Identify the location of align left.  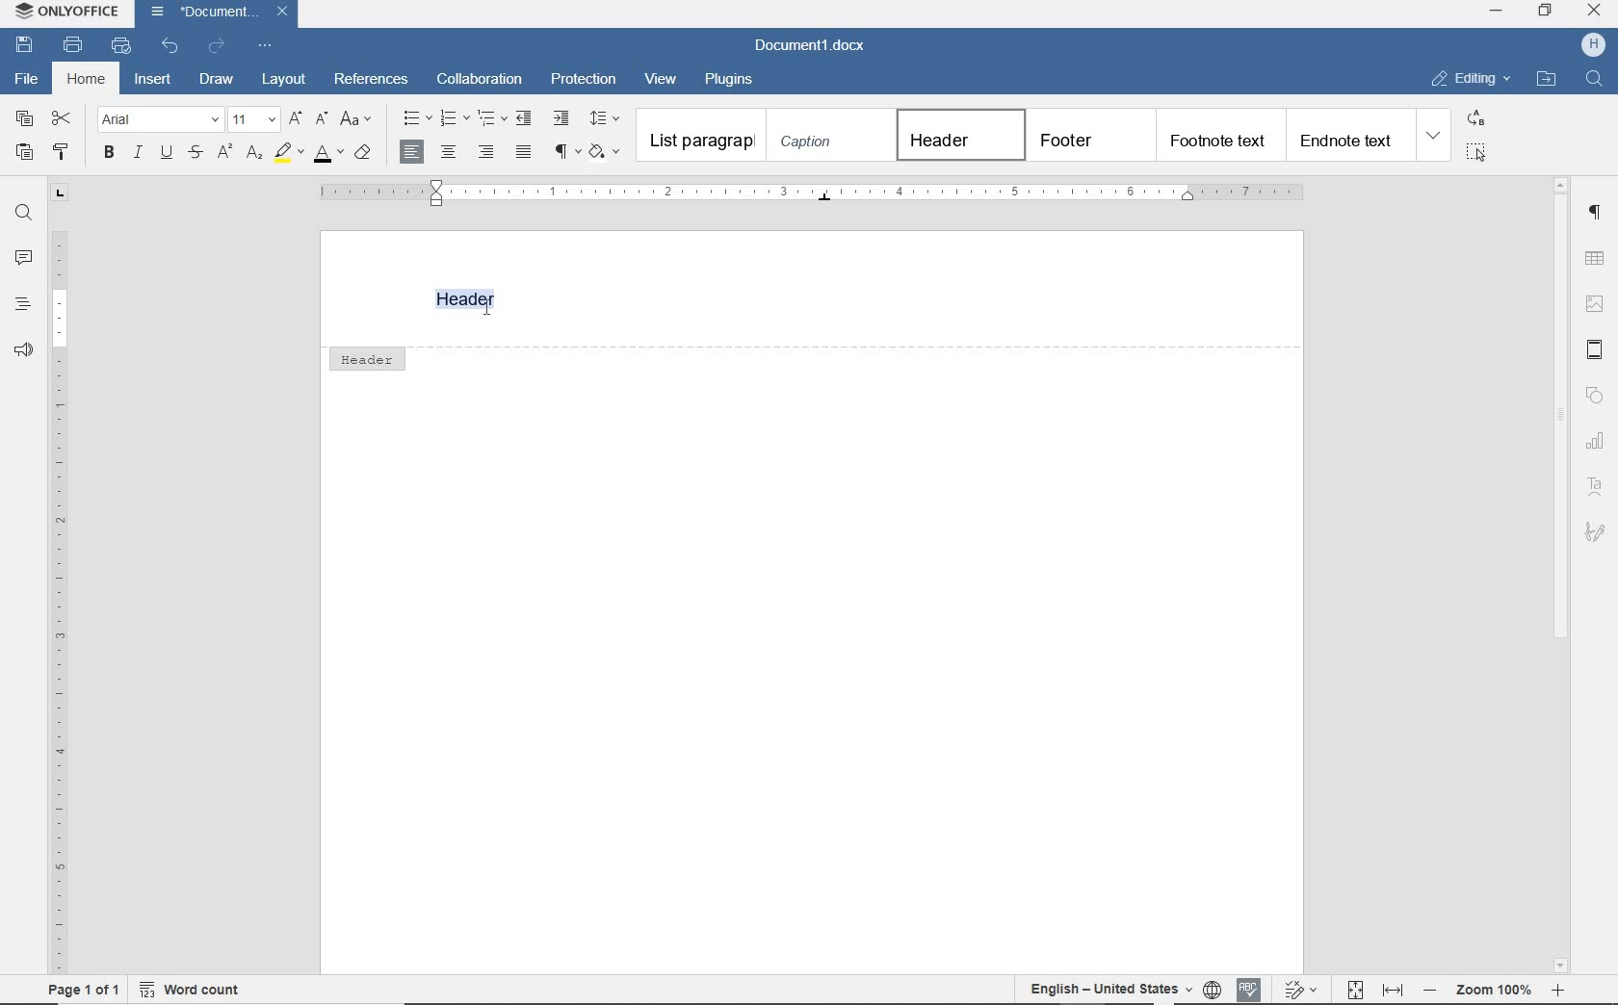
(413, 152).